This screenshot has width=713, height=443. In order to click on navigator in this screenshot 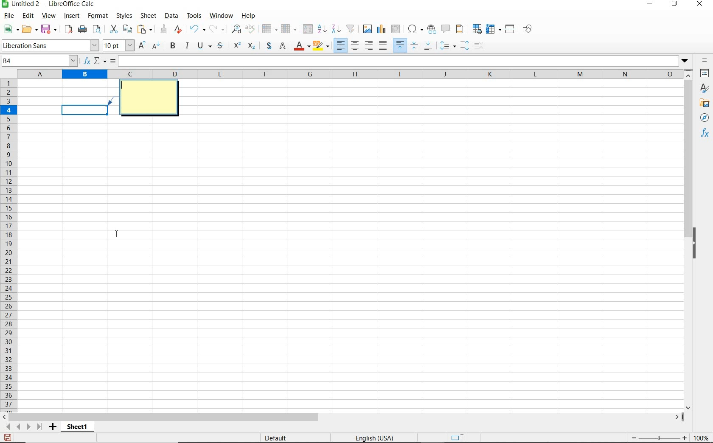, I will do `click(705, 118)`.